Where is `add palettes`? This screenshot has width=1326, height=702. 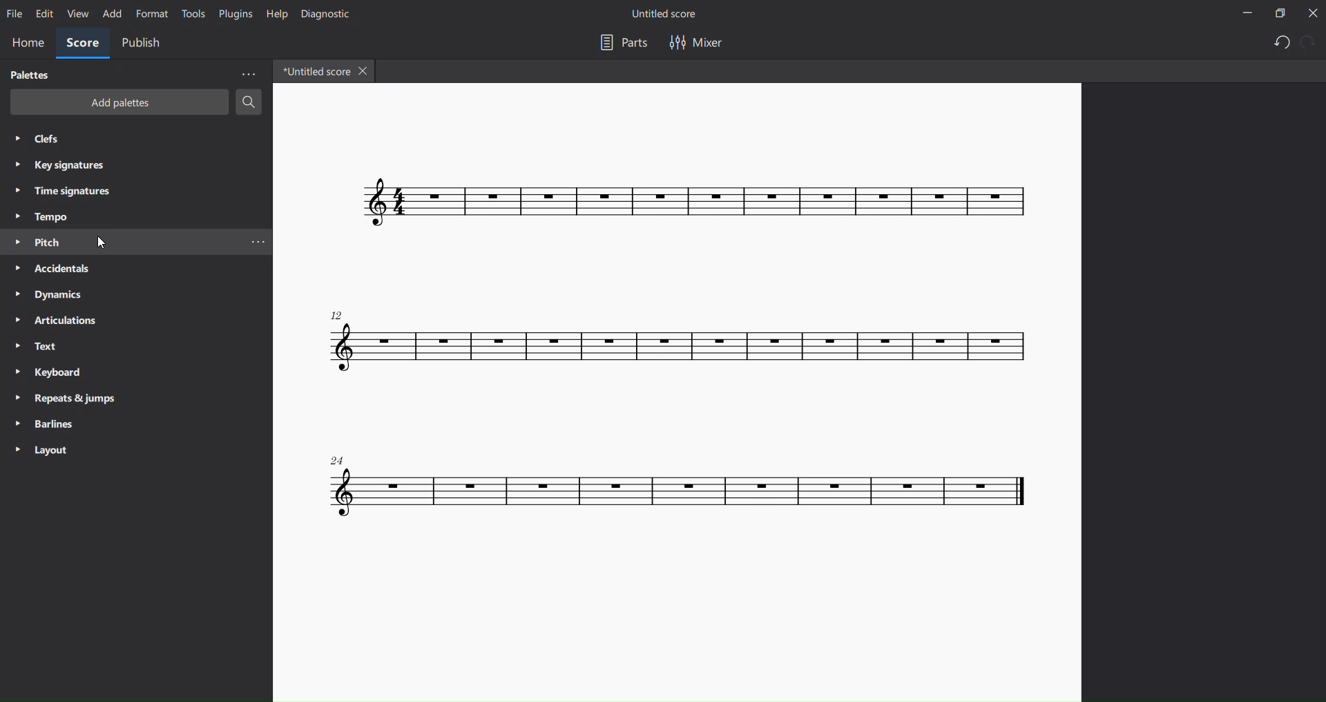
add palettes is located at coordinates (114, 102).